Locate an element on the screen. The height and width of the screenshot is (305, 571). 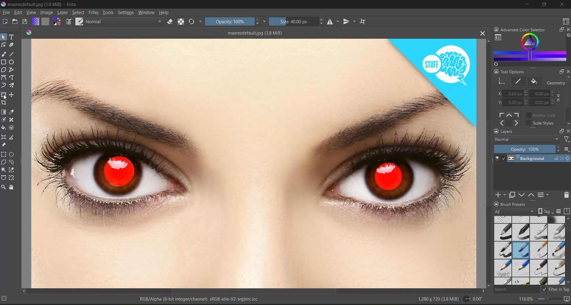
tool is located at coordinates (12, 178).